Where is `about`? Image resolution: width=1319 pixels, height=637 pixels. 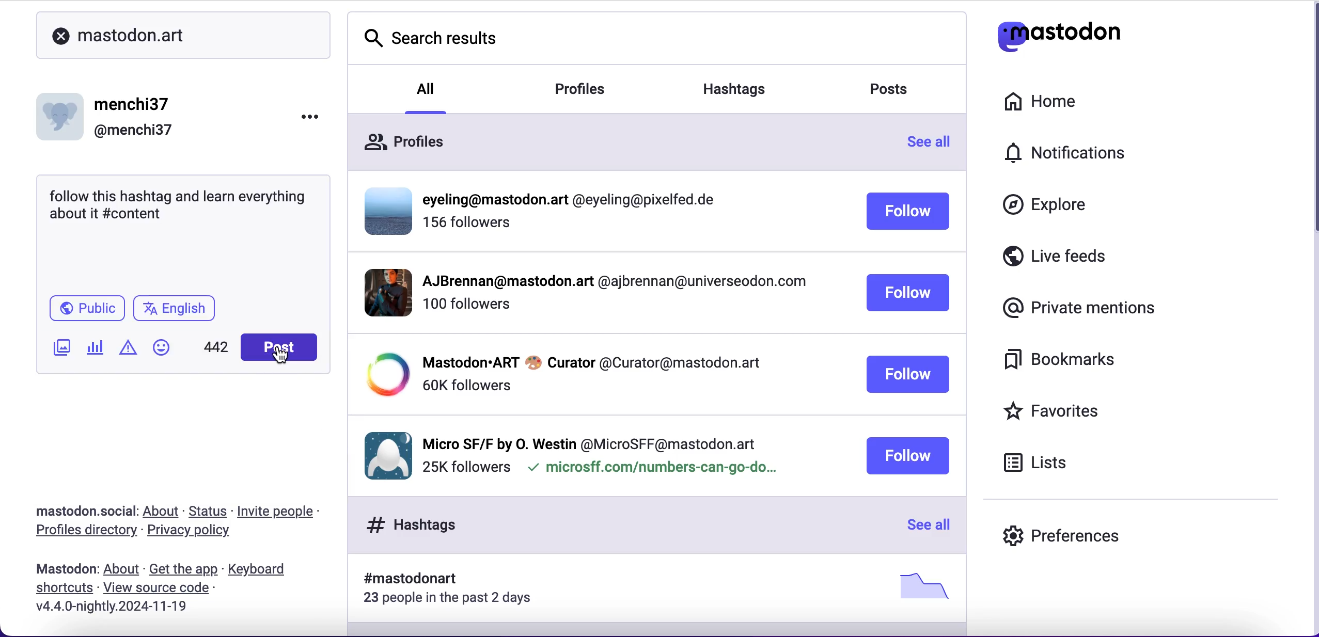 about is located at coordinates (163, 512).